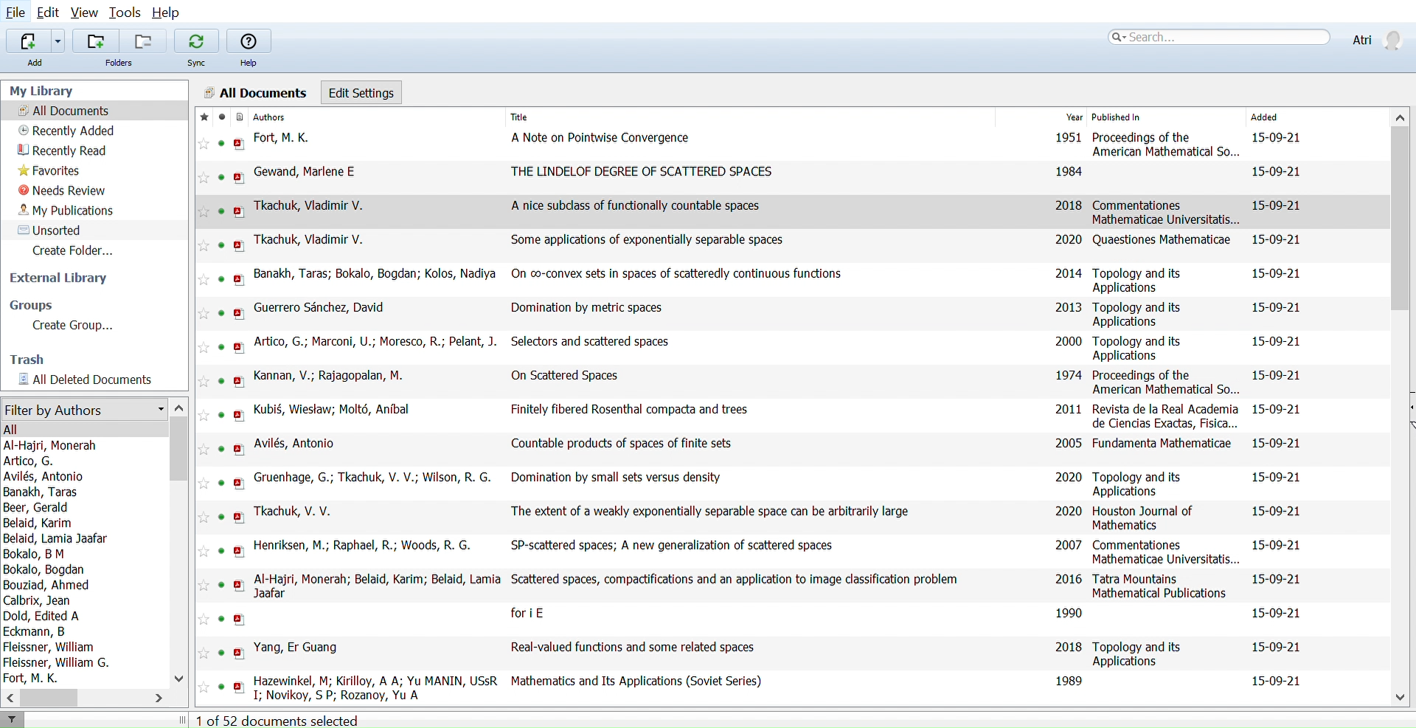 The image size is (1416, 728). What do you see at coordinates (312, 206) in the screenshot?
I see `Tkachuk, Vladimir V.` at bounding box center [312, 206].